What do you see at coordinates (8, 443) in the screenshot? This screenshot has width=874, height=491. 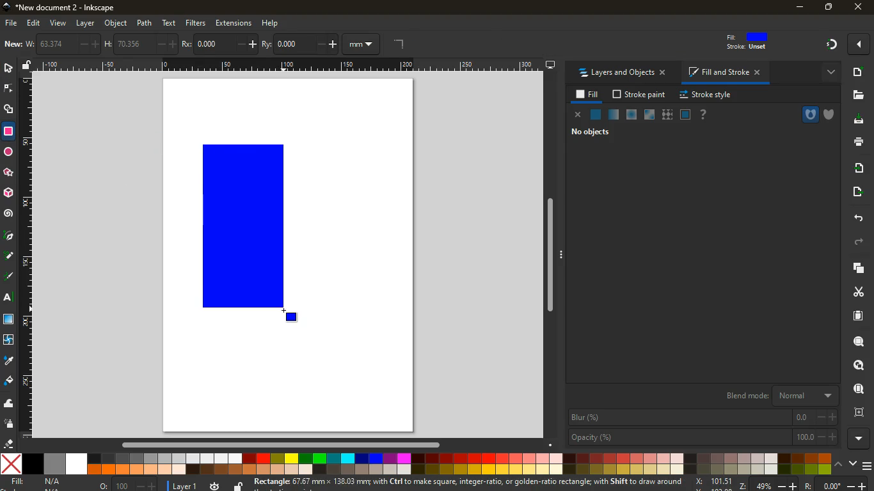 I see `erase` at bounding box center [8, 443].